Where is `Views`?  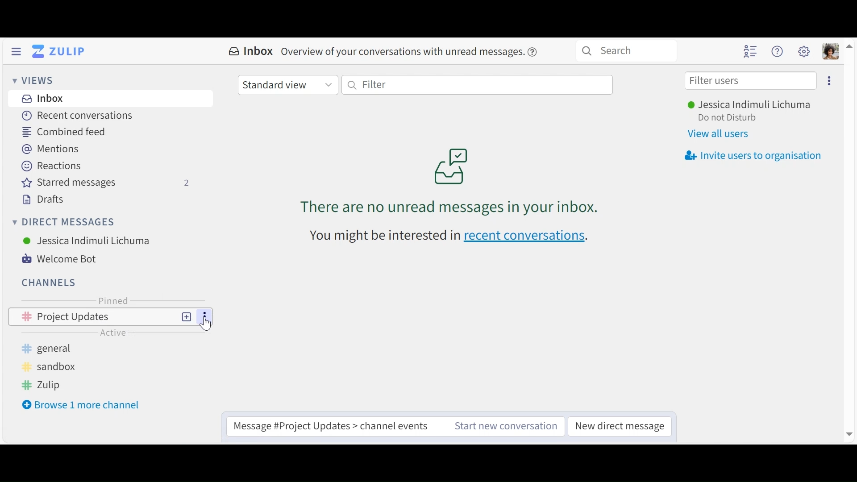
Views is located at coordinates (34, 81).